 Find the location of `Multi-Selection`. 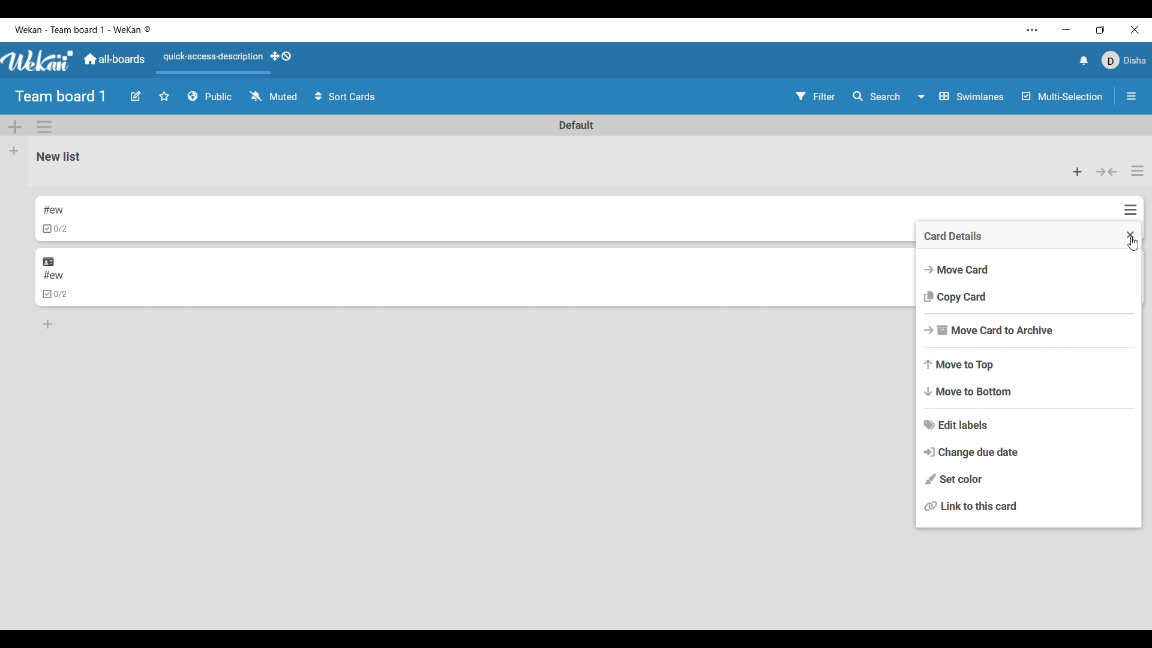

Multi-Selection is located at coordinates (1063, 97).